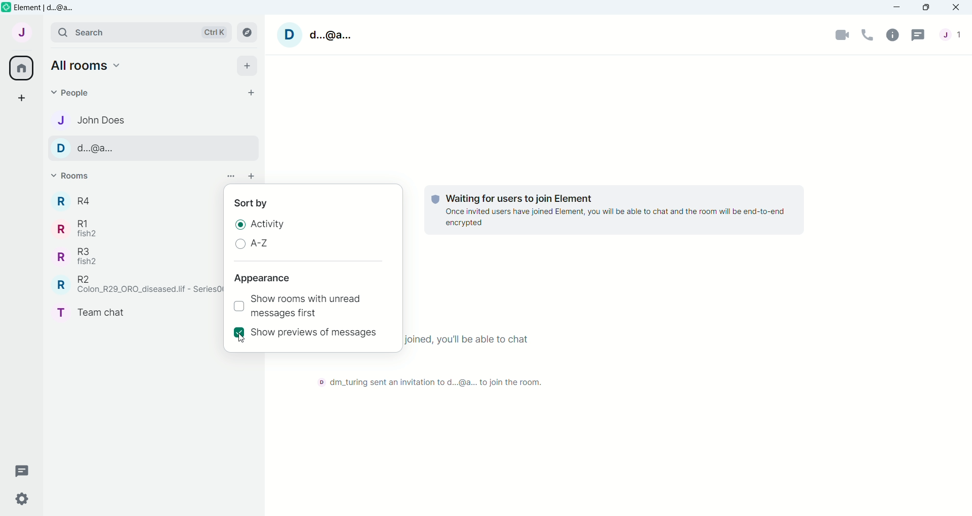 This screenshot has height=516, width=972. What do you see at coordinates (841, 34) in the screenshot?
I see `Video Call` at bounding box center [841, 34].